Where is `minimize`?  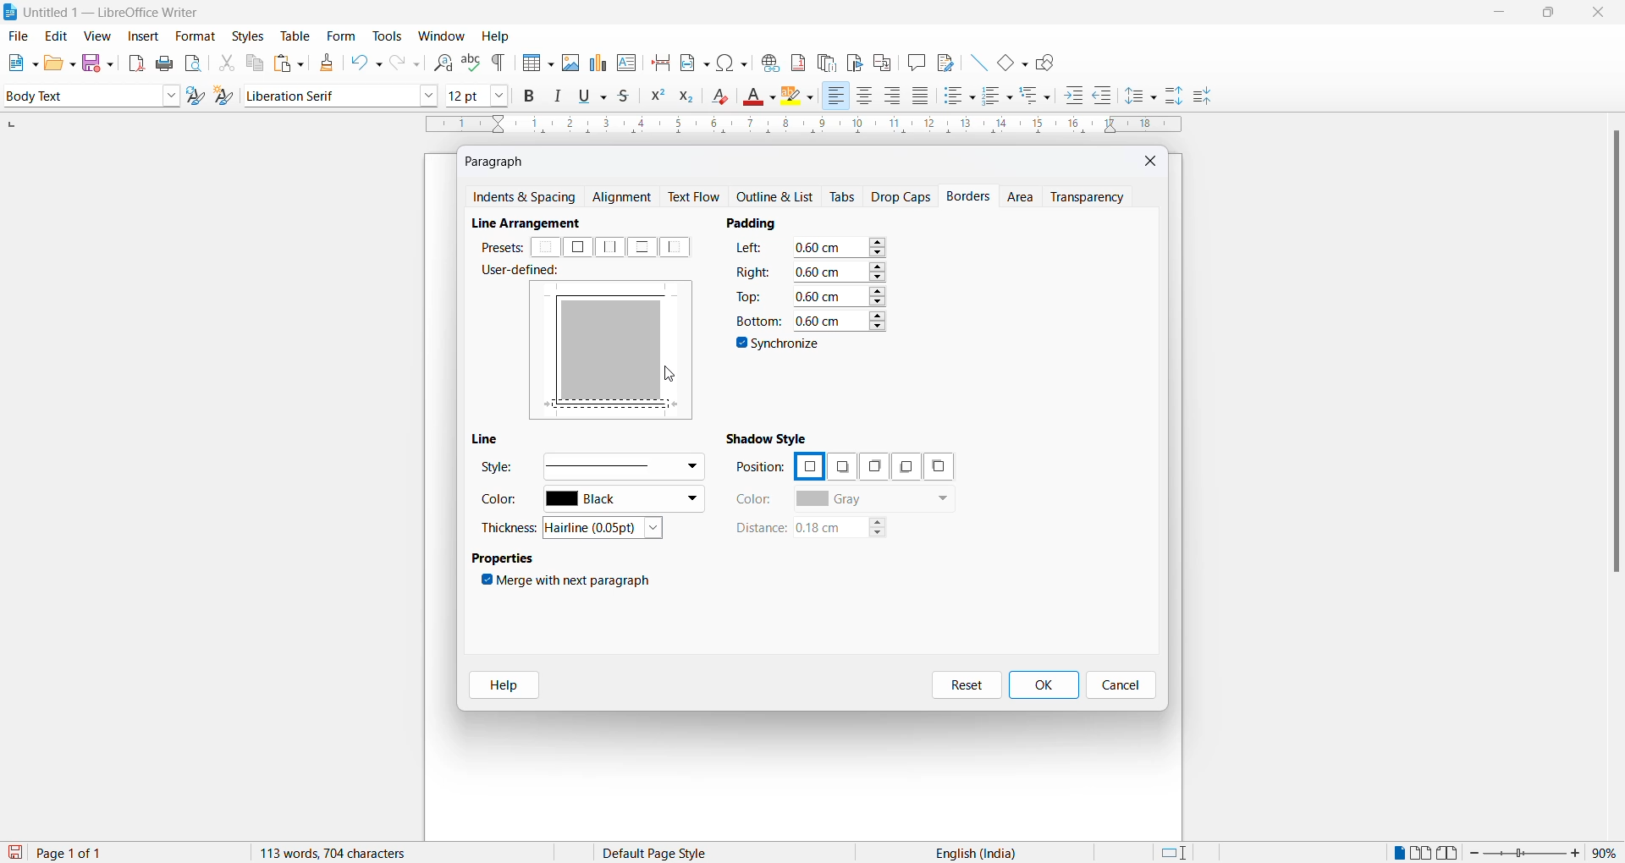 minimize is located at coordinates (1497, 15).